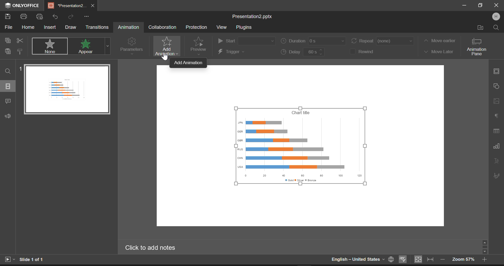 This screenshot has height=266, width=504. Describe the element at coordinates (8, 28) in the screenshot. I see `File` at that location.